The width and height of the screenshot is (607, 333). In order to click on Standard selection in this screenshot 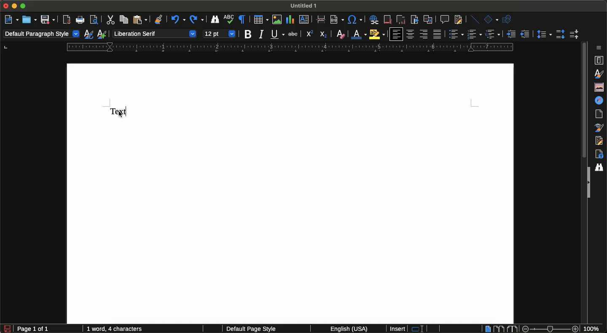, I will do `click(421, 329)`.